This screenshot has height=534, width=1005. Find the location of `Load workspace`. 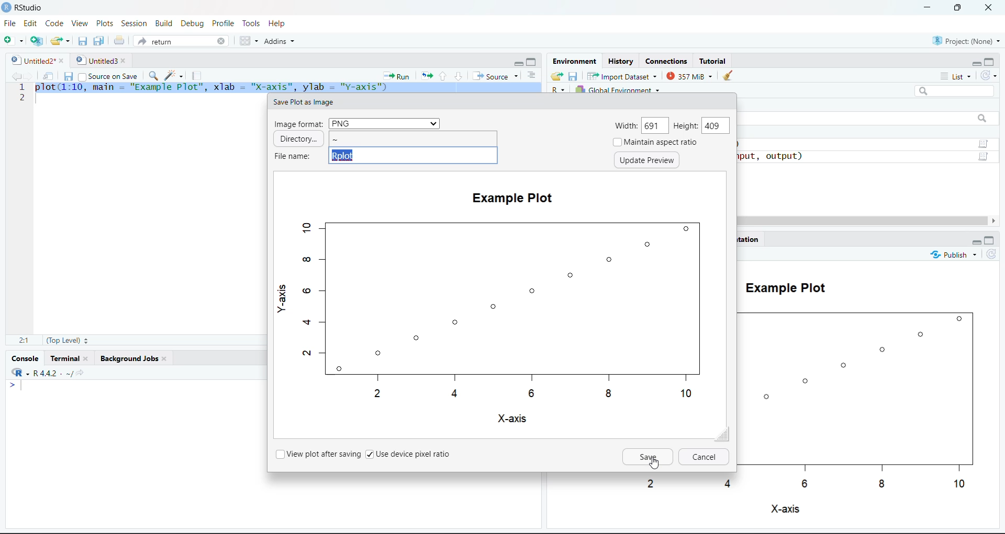

Load workspace is located at coordinates (557, 76).